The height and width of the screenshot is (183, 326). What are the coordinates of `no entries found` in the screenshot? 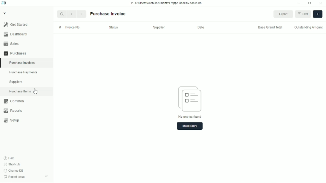 It's located at (190, 117).